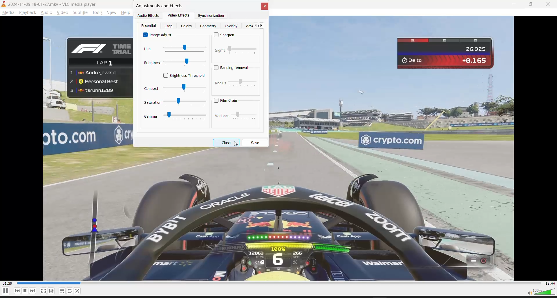 This screenshot has width=557, height=298. I want to click on sharpen, so click(227, 35).